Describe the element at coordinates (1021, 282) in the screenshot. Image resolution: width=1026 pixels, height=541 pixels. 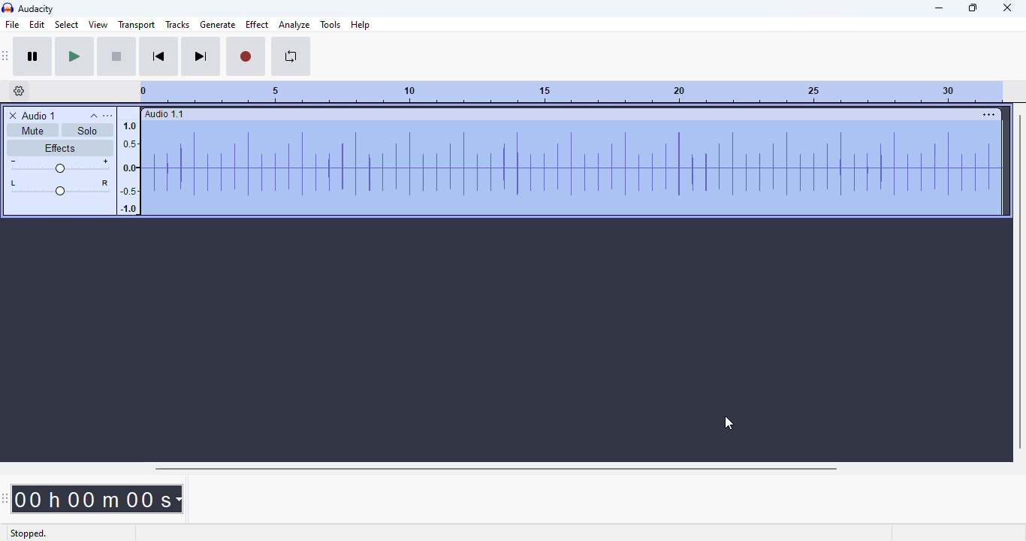
I see `vertical scrollbar` at that location.